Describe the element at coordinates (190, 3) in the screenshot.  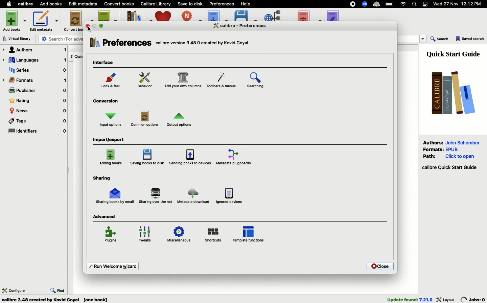
I see `Save to disk` at that location.